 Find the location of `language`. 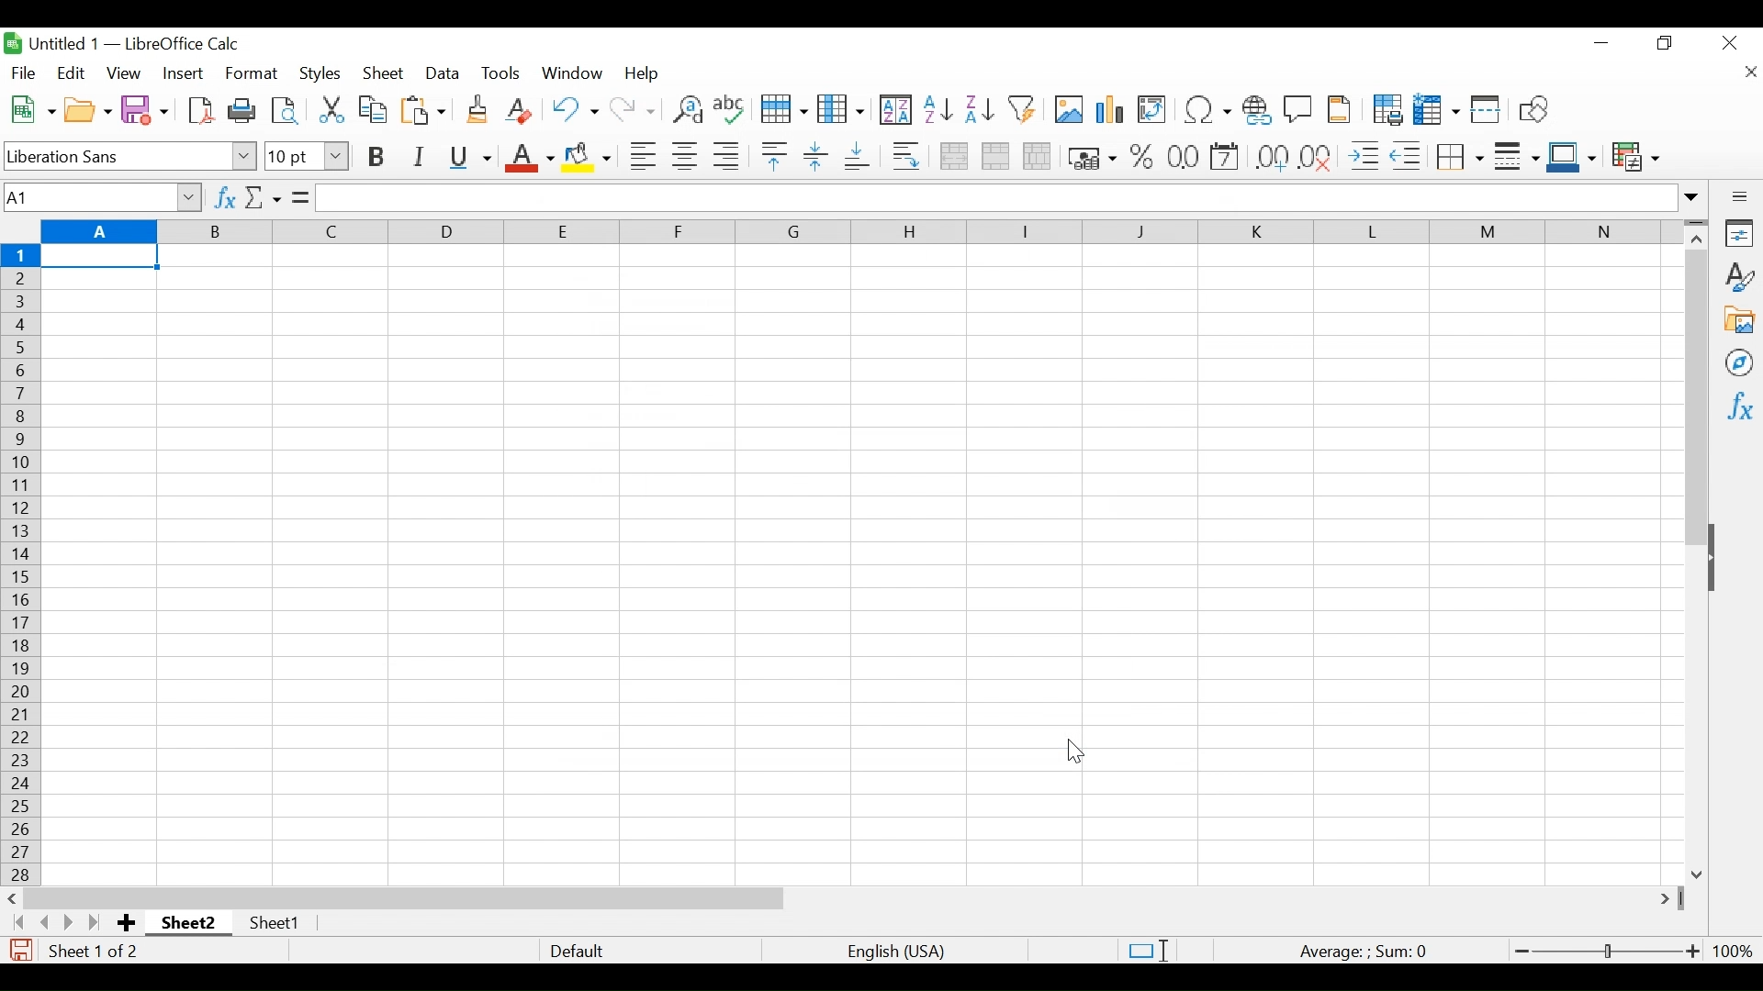

language is located at coordinates (897, 951).